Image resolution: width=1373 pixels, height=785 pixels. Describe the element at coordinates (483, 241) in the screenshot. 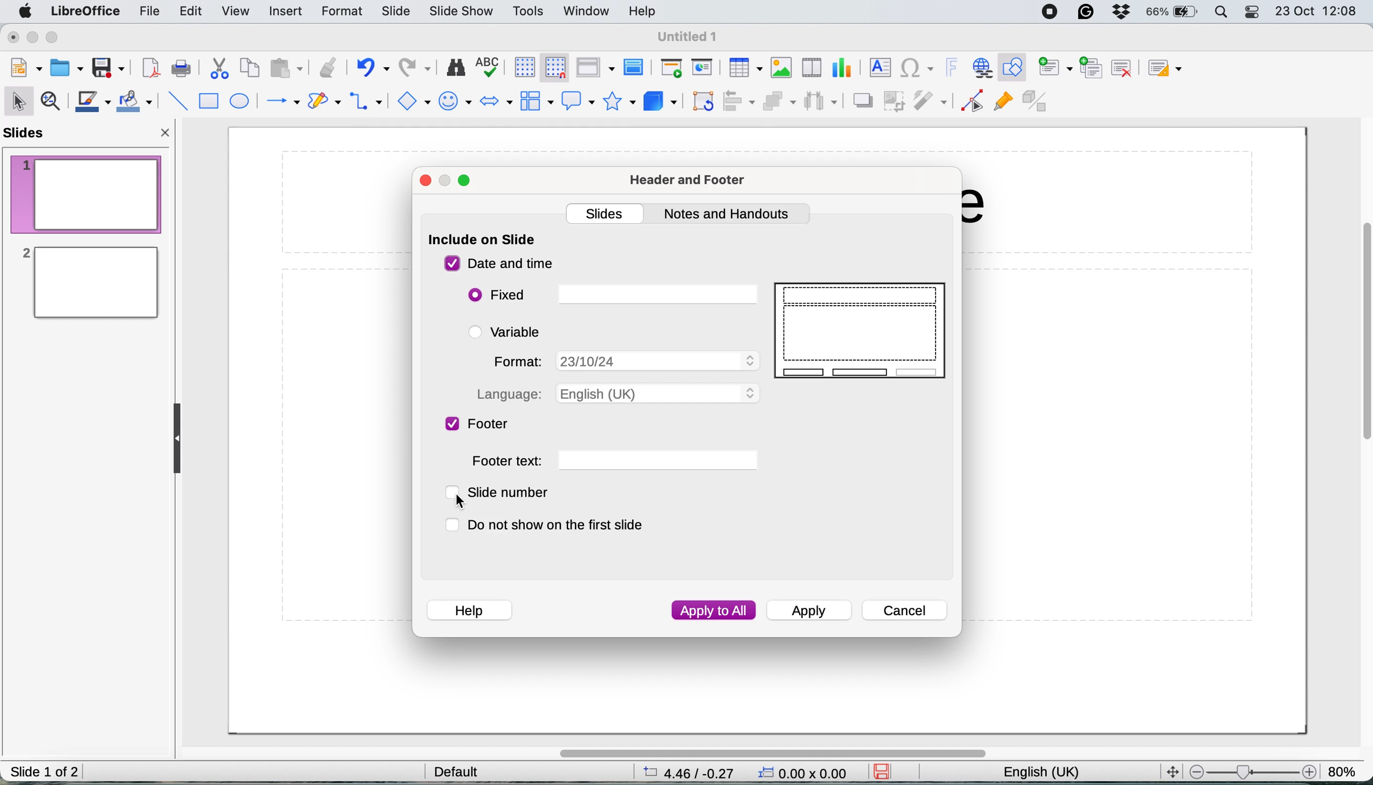

I see `include on slide` at that location.